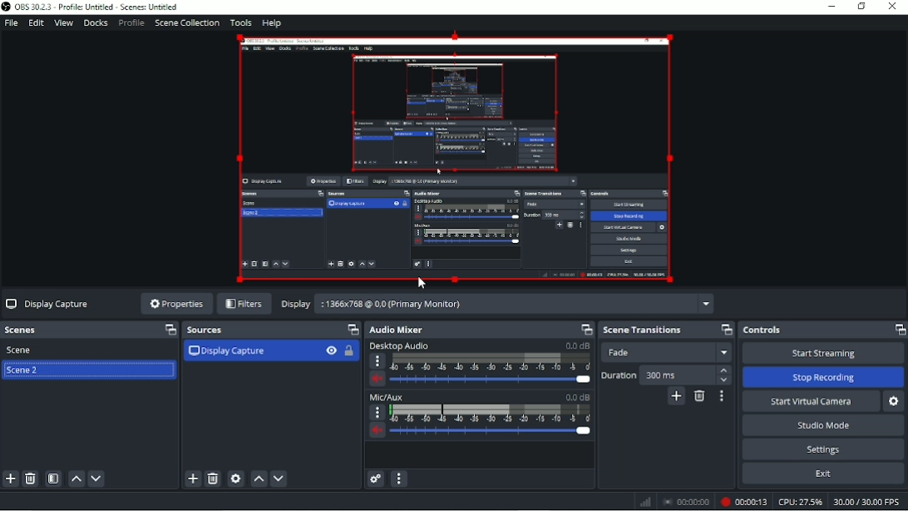 This screenshot has width=908, height=511. I want to click on CPU: 20.8%, so click(800, 502).